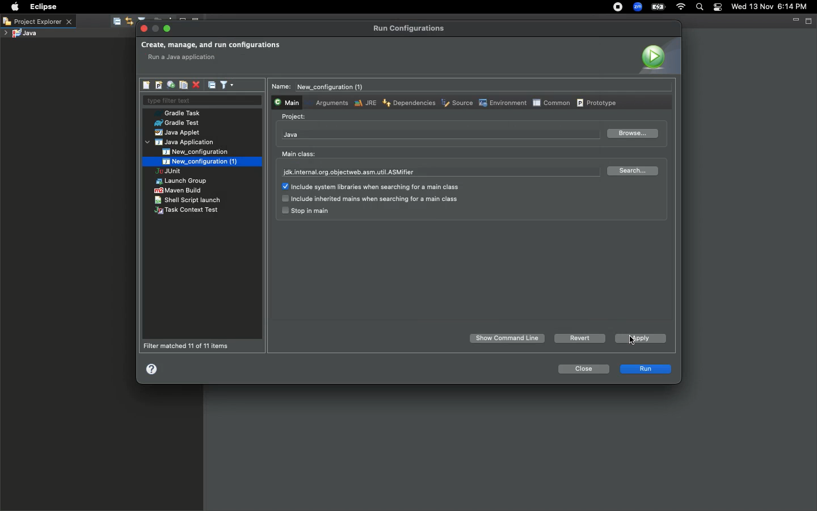 This screenshot has width=817, height=511. What do you see at coordinates (158, 85) in the screenshot?
I see `New launch configuration prototype` at bounding box center [158, 85].